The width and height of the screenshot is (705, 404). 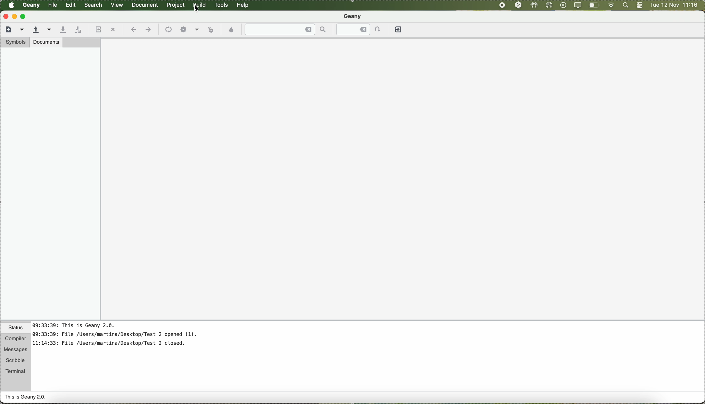 I want to click on close program, so click(x=5, y=16).